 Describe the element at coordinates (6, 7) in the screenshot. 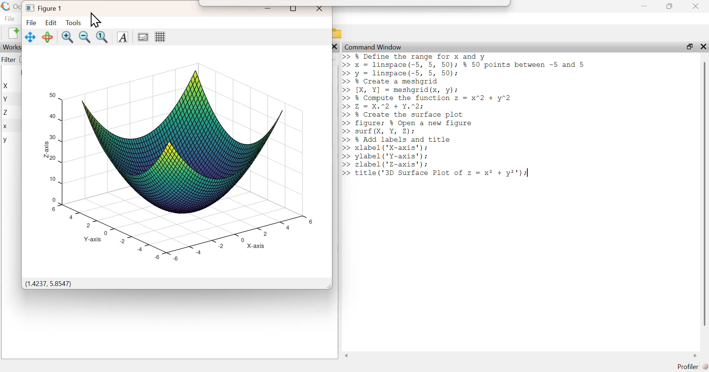

I see `Logo` at that location.